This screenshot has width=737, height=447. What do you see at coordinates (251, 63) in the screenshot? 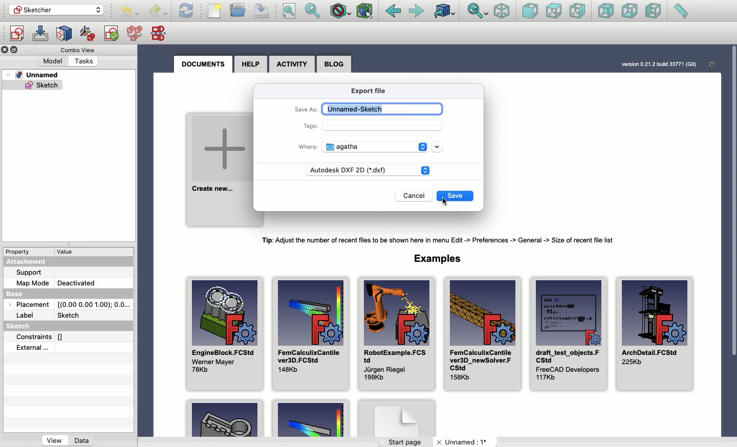
I see `Help` at bounding box center [251, 63].